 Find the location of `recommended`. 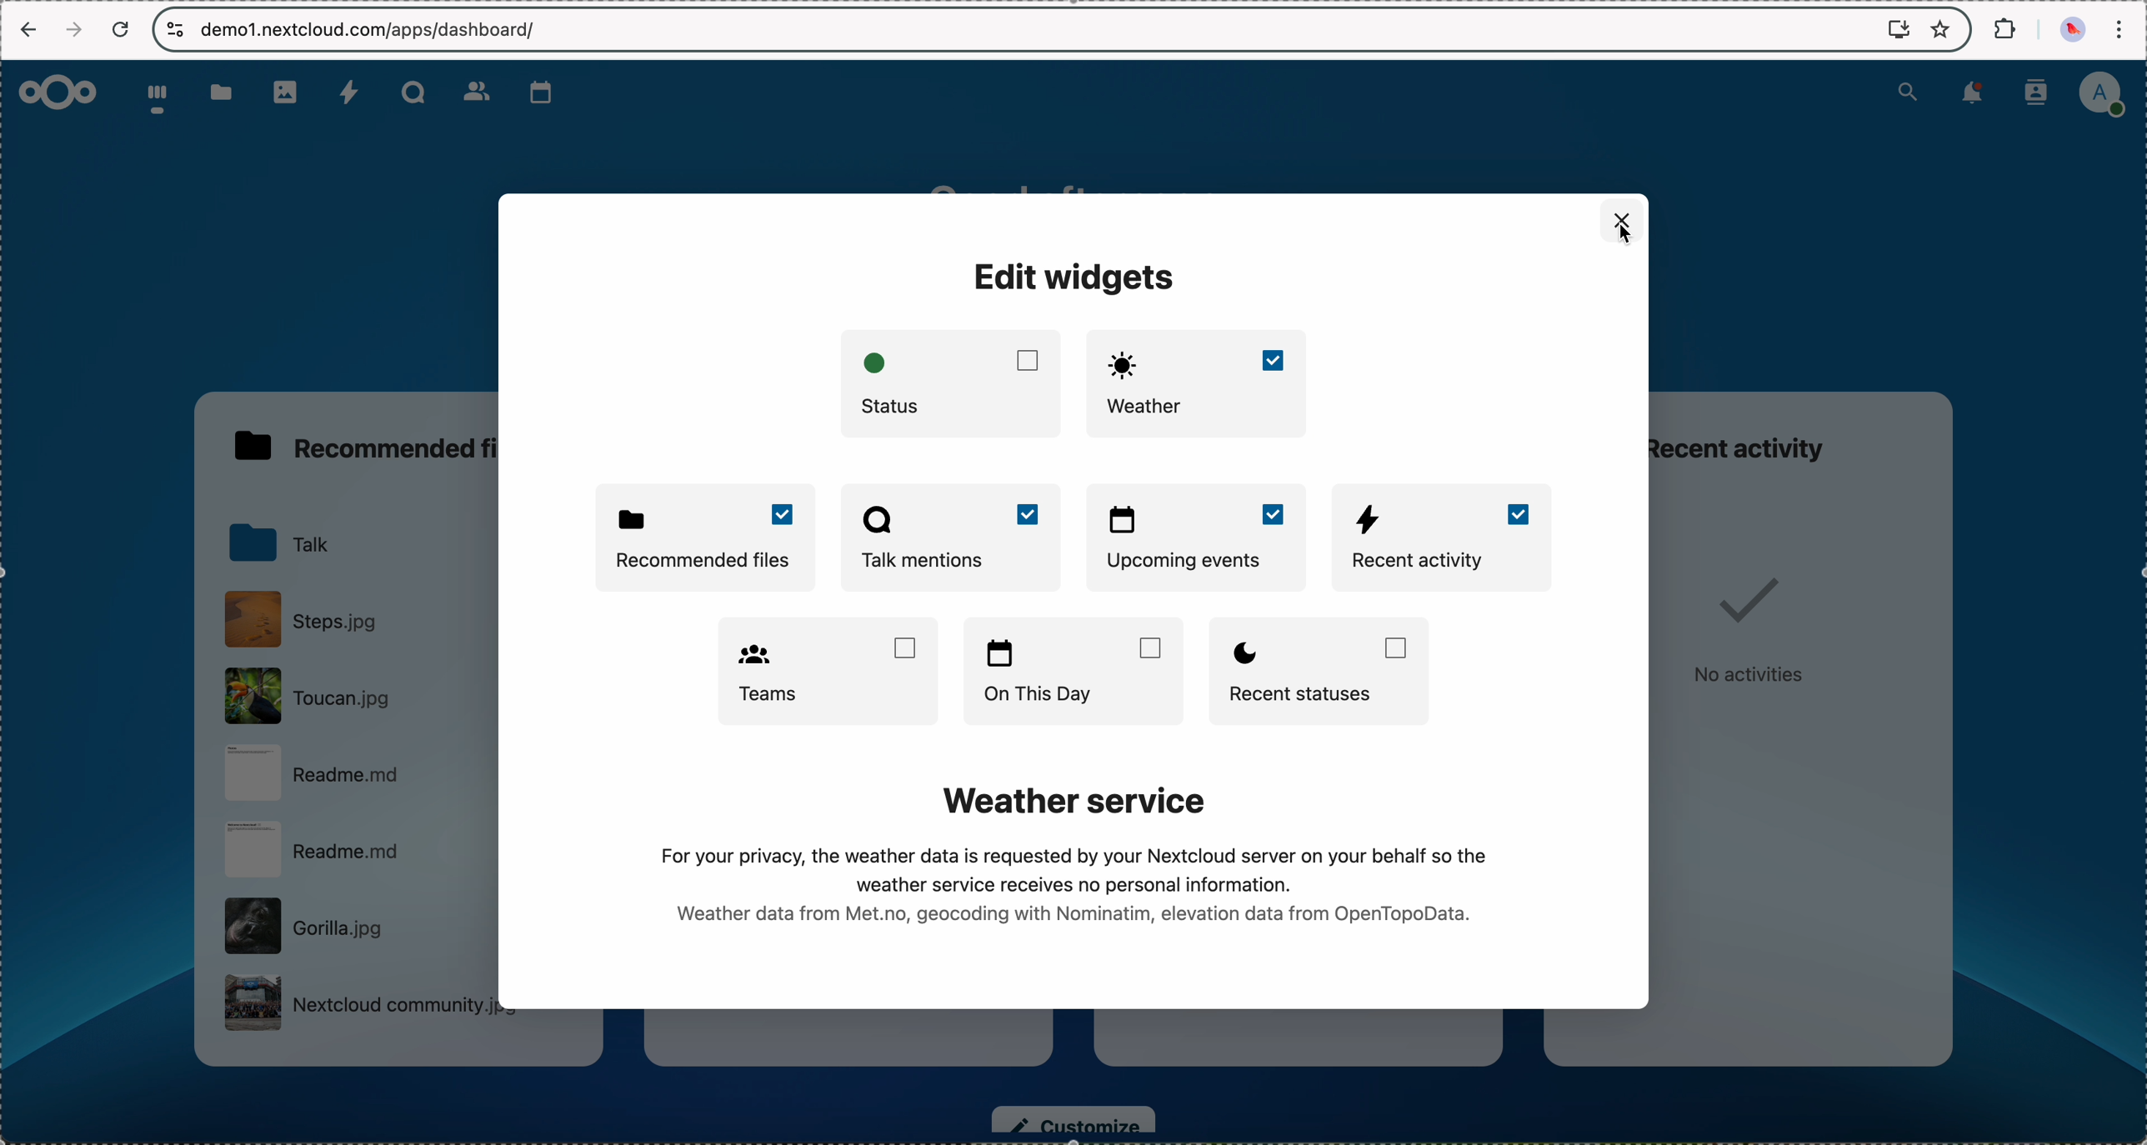

recommended is located at coordinates (365, 443).